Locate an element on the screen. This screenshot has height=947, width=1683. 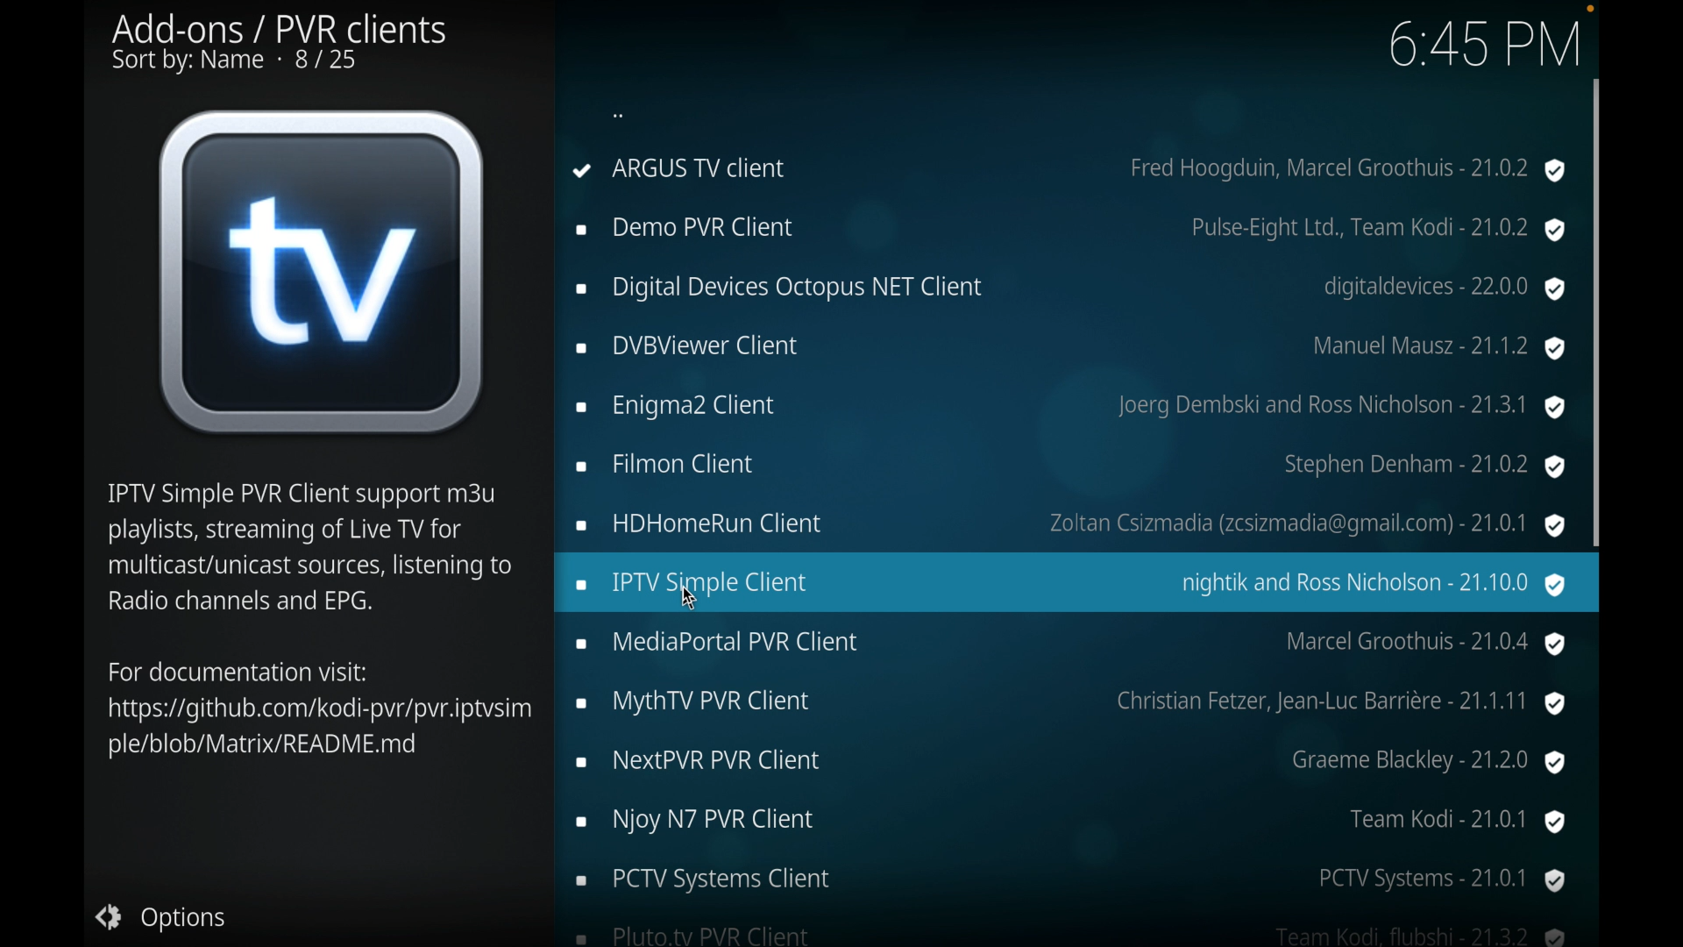
6:44 PM is located at coordinates (1492, 46).